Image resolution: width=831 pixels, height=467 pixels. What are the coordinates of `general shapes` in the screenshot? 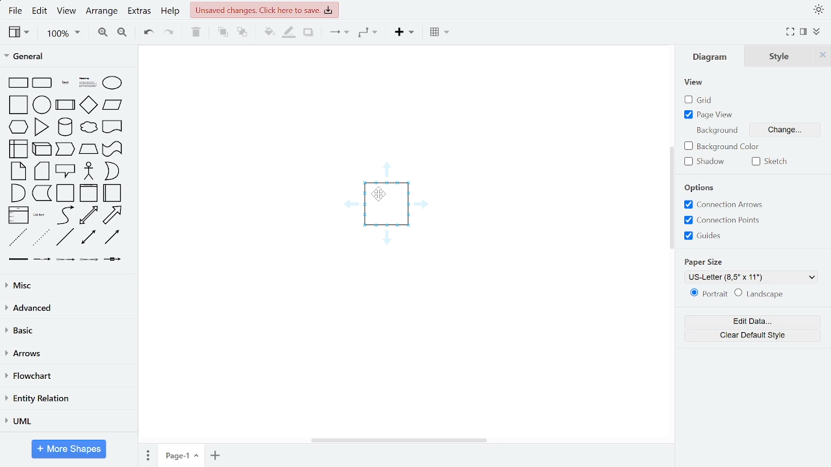 It's located at (64, 214).